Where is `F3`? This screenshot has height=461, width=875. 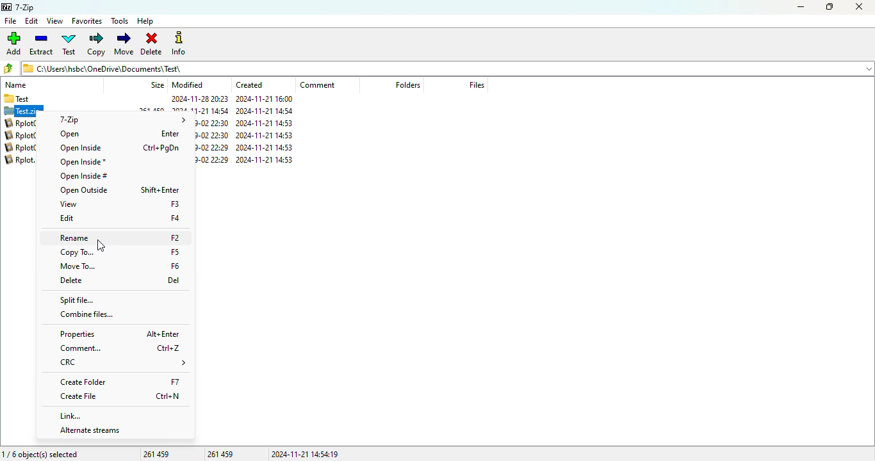
F3 is located at coordinates (176, 204).